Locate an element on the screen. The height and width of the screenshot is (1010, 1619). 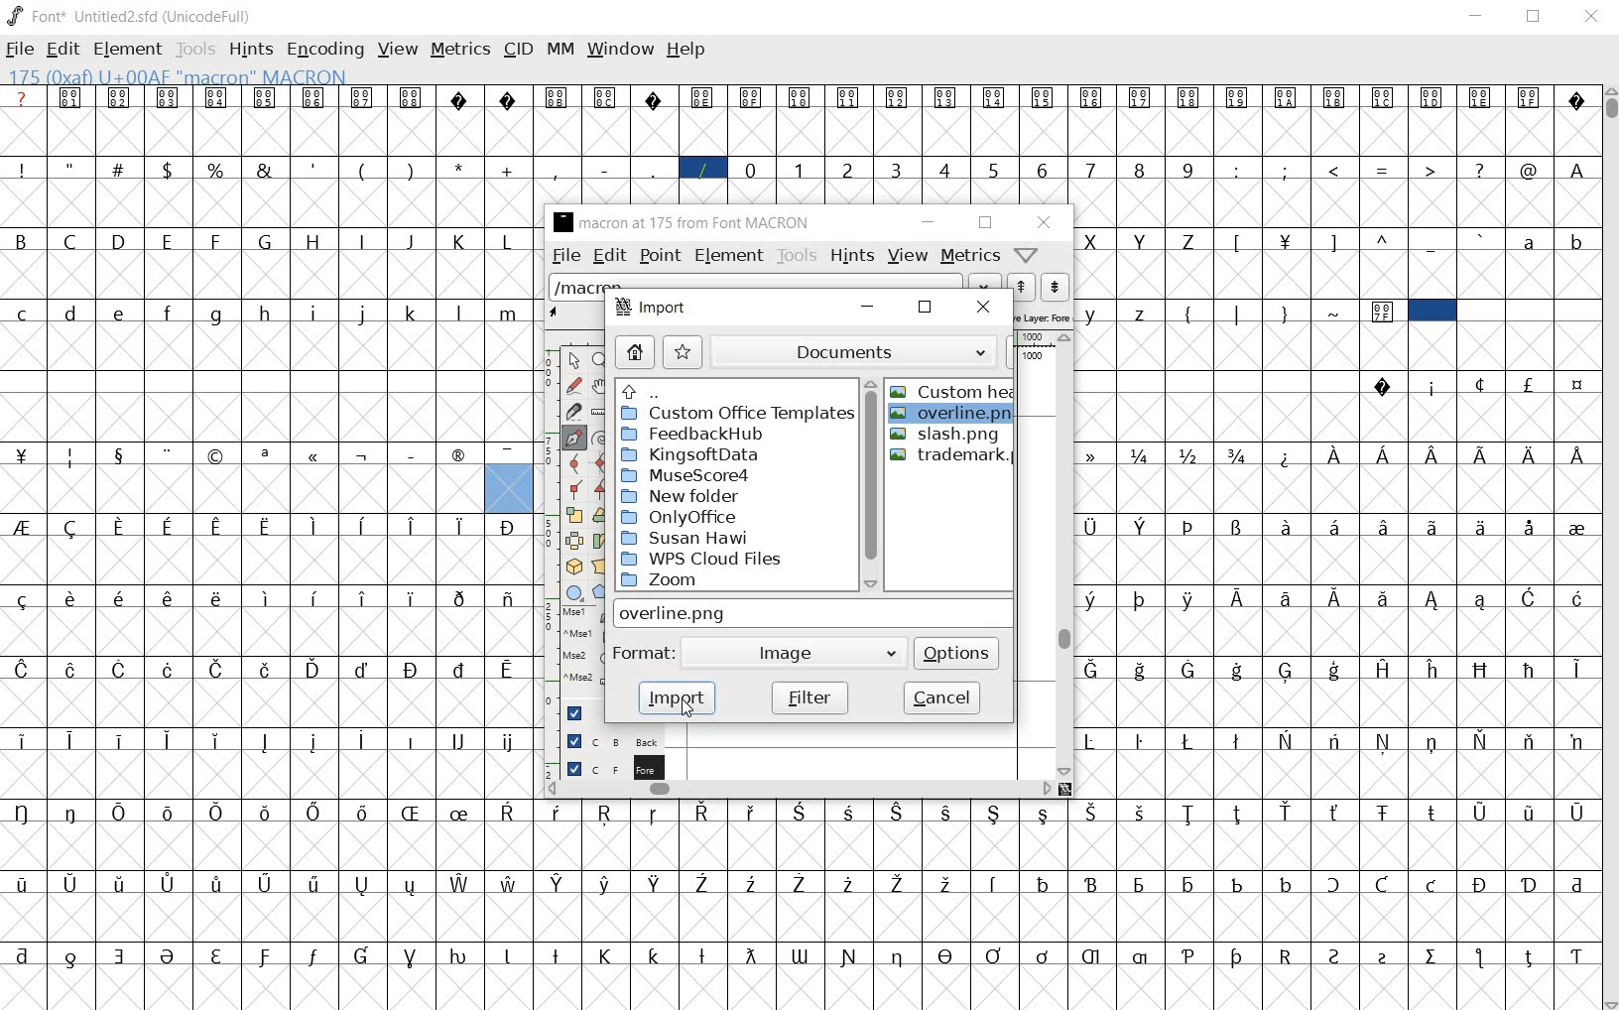
Symbol is located at coordinates (1045, 98).